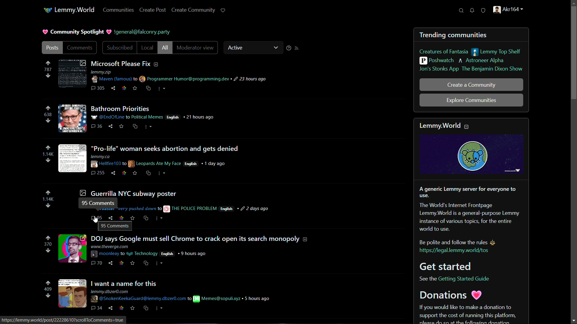  What do you see at coordinates (466, 279) in the screenshot?
I see `getting started guide` at bounding box center [466, 279].